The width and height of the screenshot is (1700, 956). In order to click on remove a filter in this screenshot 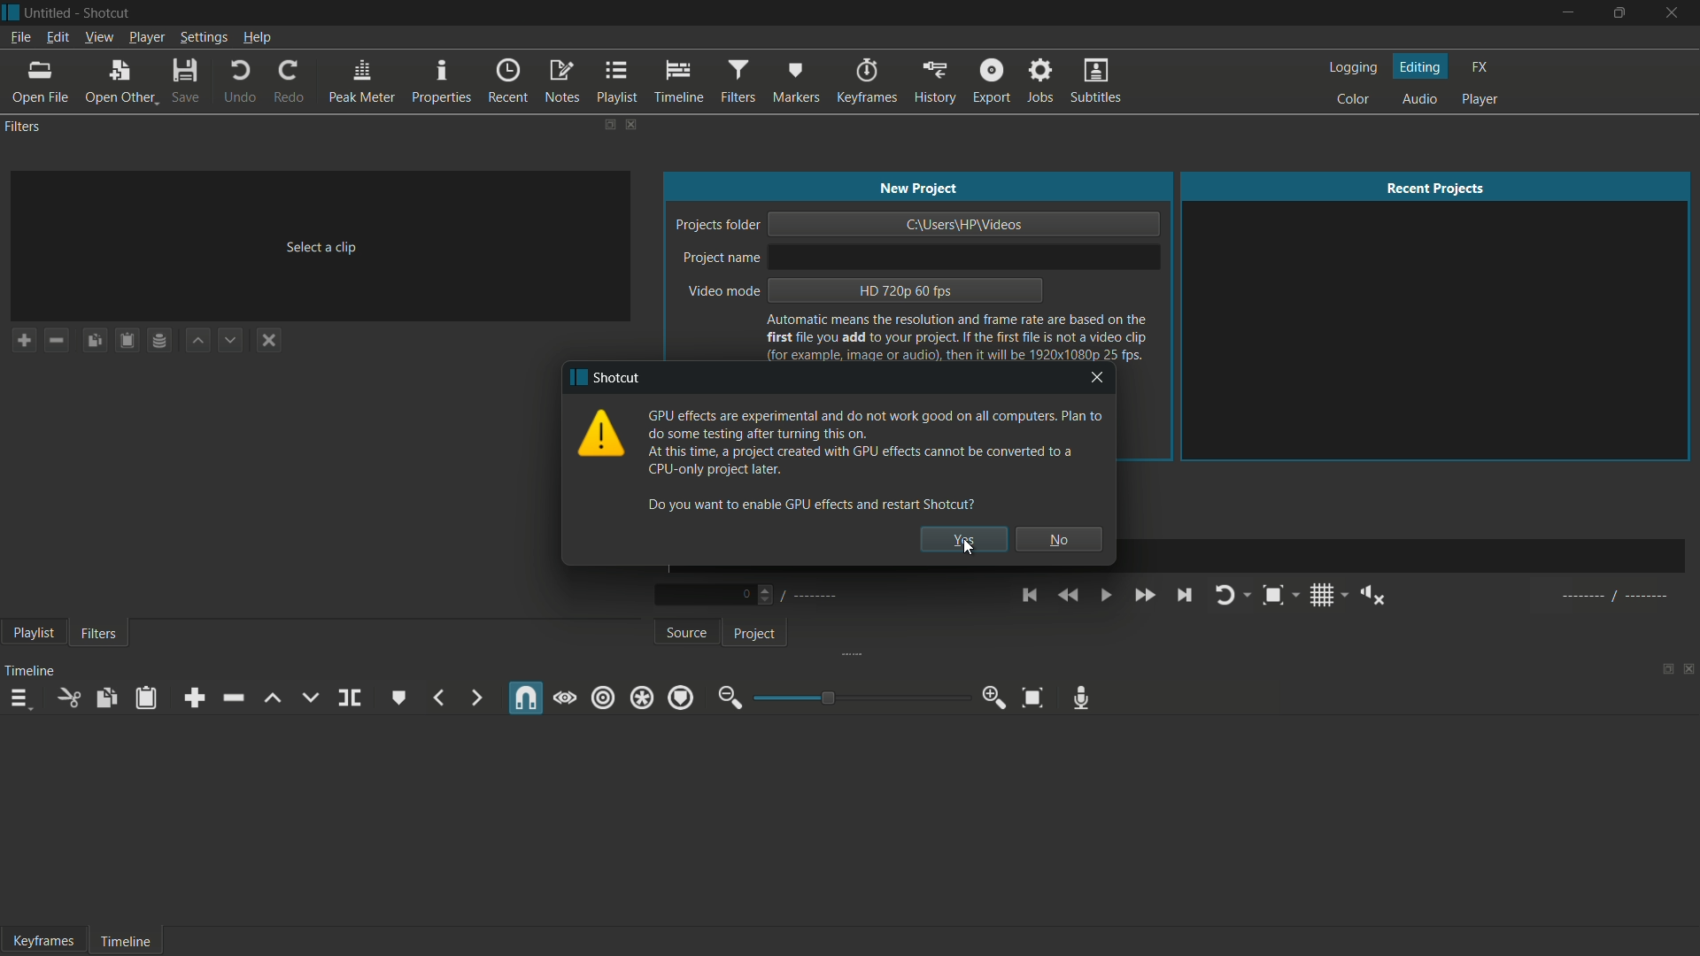, I will do `click(57, 340)`.